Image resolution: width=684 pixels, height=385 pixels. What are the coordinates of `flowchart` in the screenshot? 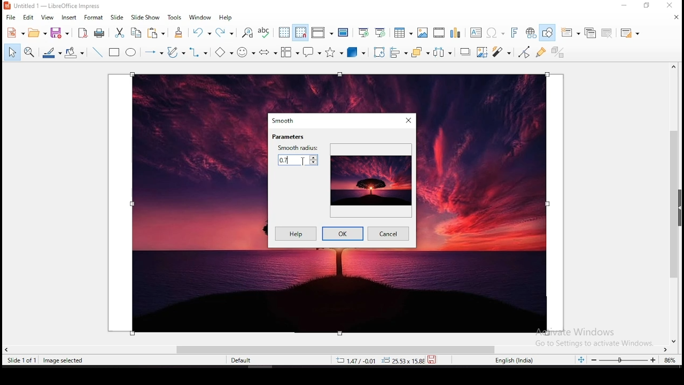 It's located at (289, 52).